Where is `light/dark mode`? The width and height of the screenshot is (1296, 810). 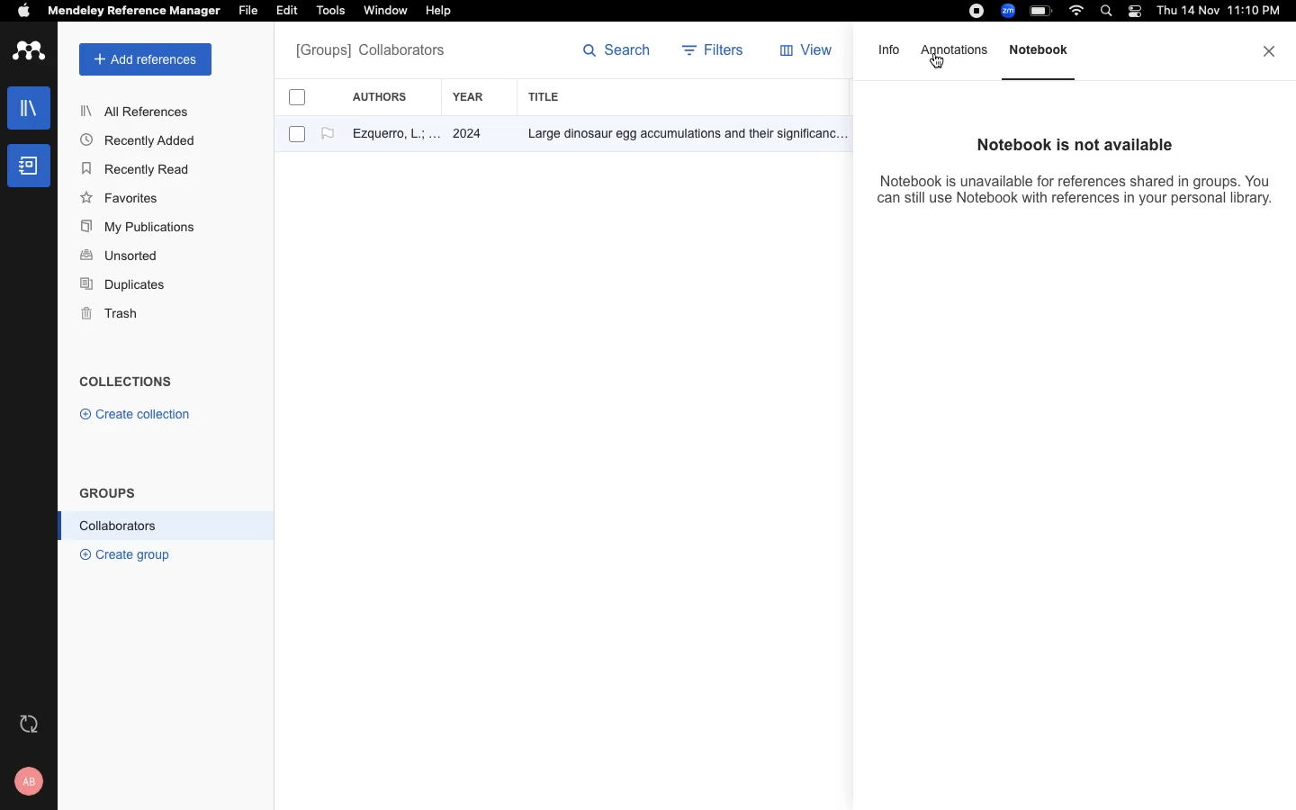 light/dark mode is located at coordinates (1134, 11).